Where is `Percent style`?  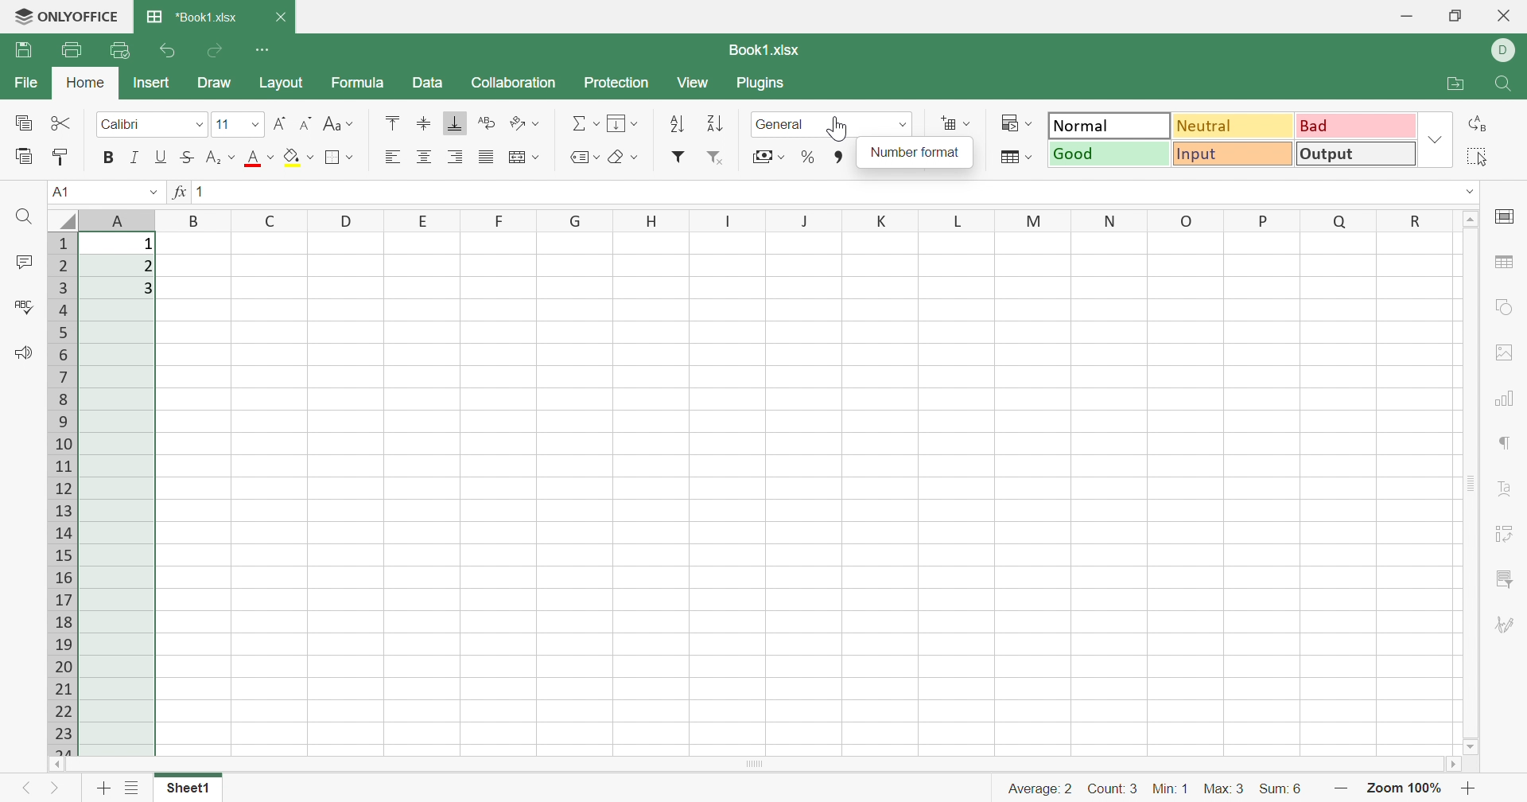
Percent style is located at coordinates (806, 158).